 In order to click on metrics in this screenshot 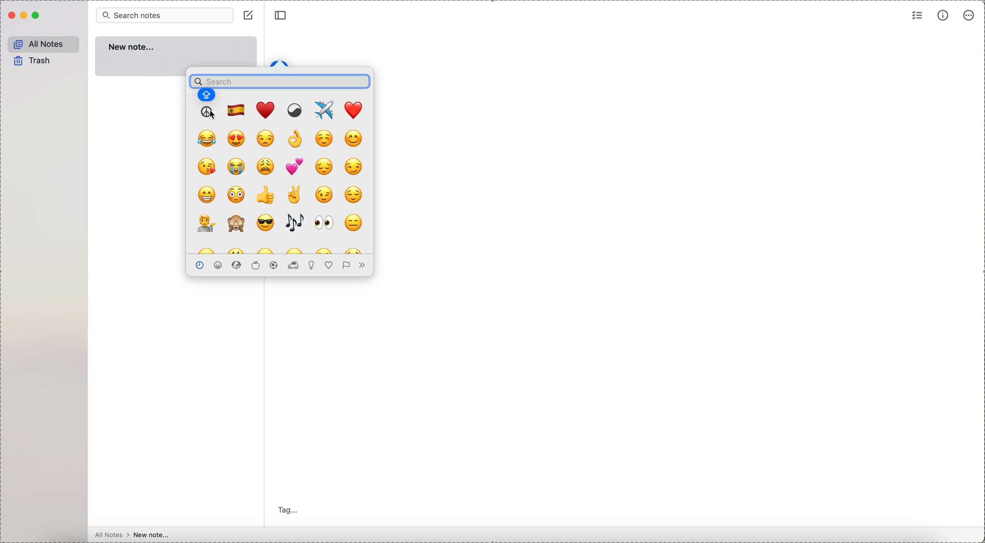, I will do `click(943, 16)`.